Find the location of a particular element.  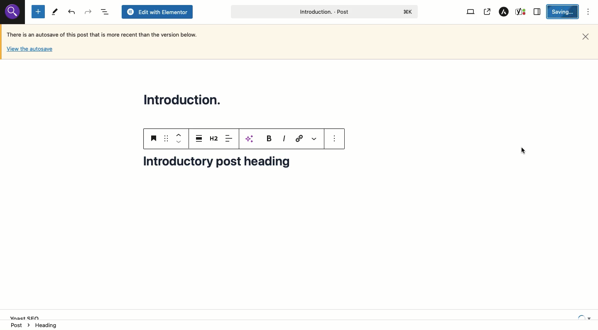

Align is located at coordinates (229, 139).